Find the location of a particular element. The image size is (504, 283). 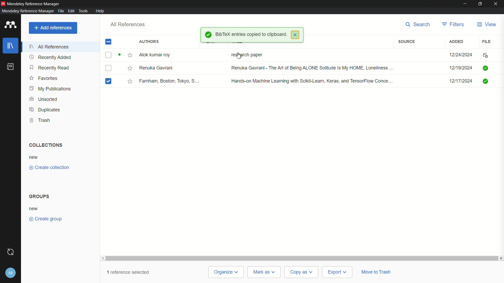

filters is located at coordinates (453, 25).